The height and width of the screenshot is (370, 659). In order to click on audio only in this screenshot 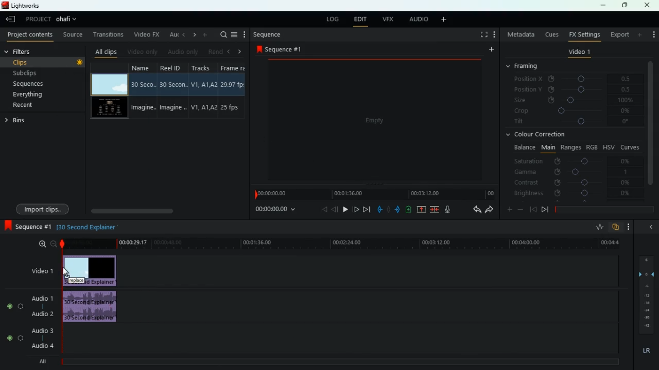, I will do `click(182, 52)`.